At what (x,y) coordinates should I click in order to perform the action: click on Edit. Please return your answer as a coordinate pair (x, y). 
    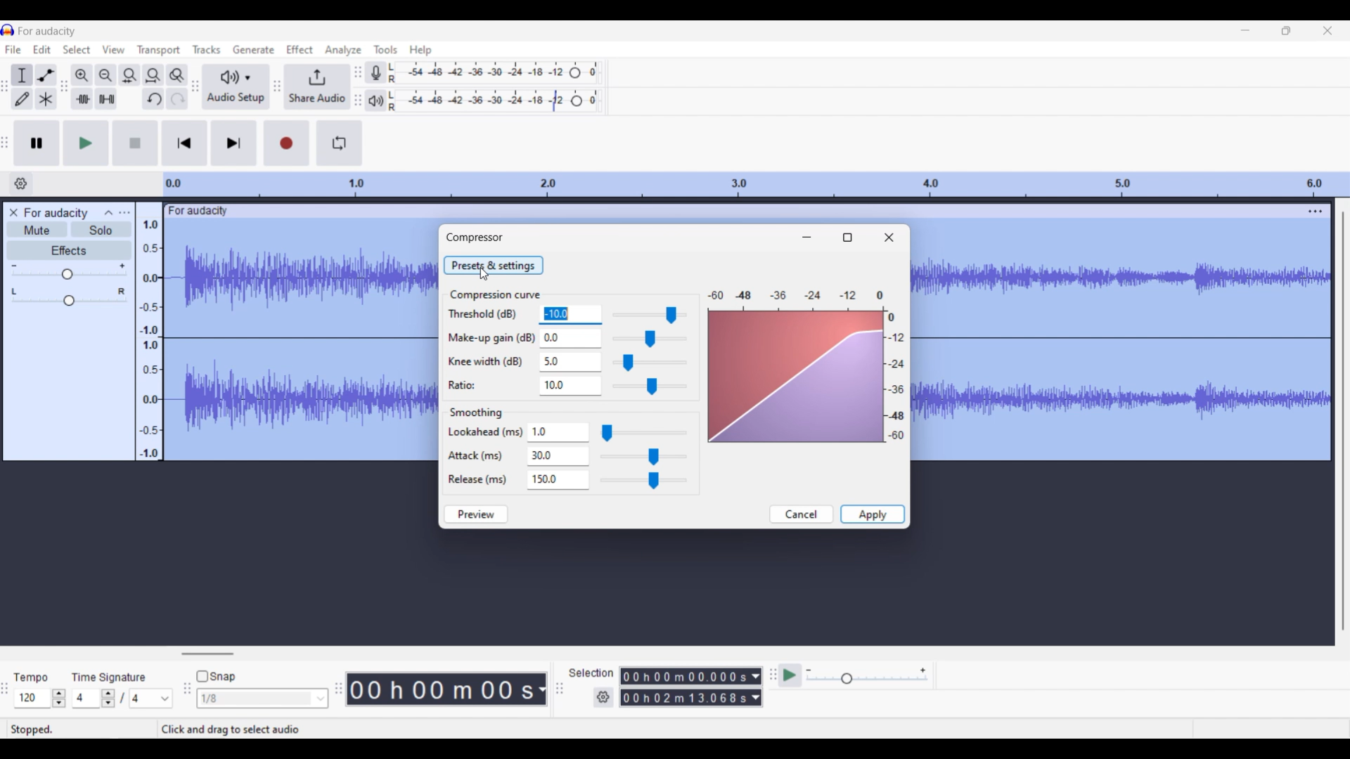
    Looking at the image, I should click on (41, 49).